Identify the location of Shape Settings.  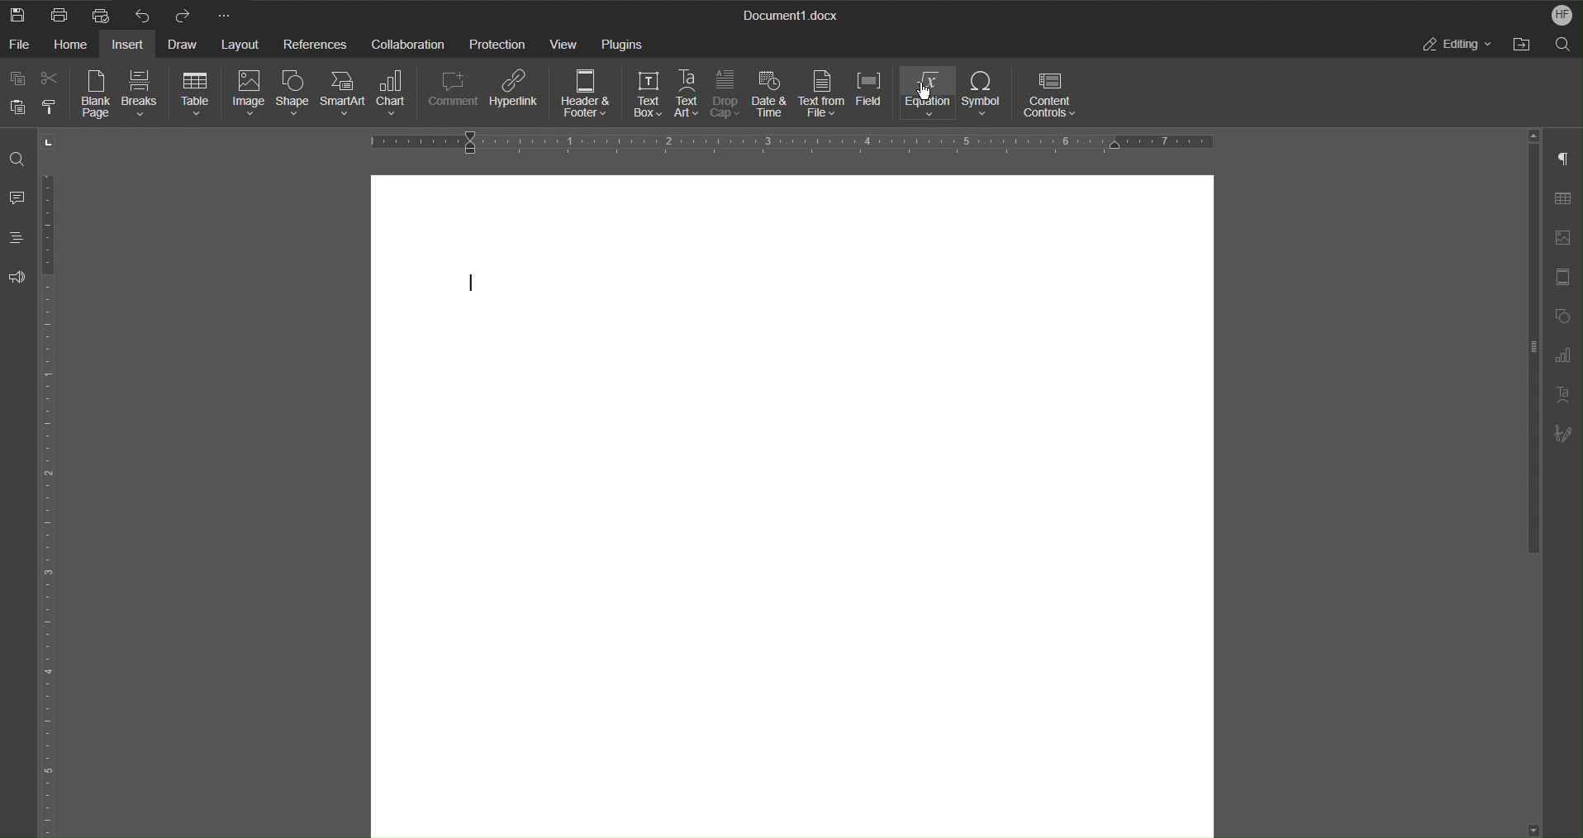
(1562, 316).